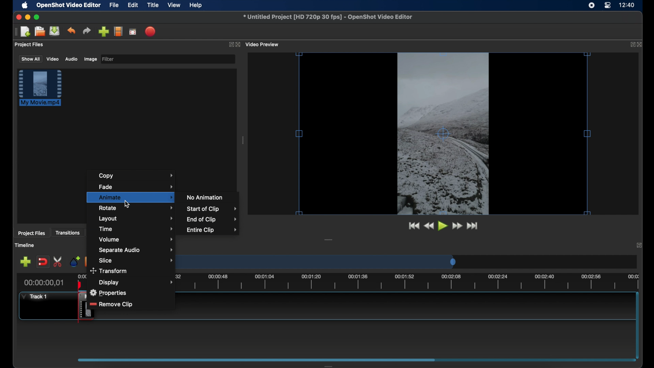 Image resolution: width=654 pixels, height=368 pixels. I want to click on slice menu, so click(137, 260).